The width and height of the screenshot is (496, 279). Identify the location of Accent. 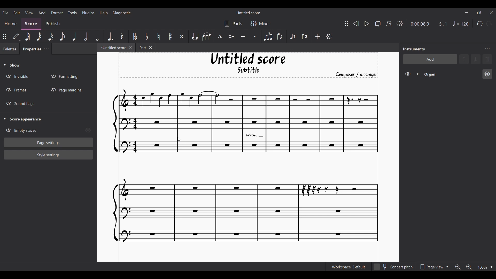
(231, 37).